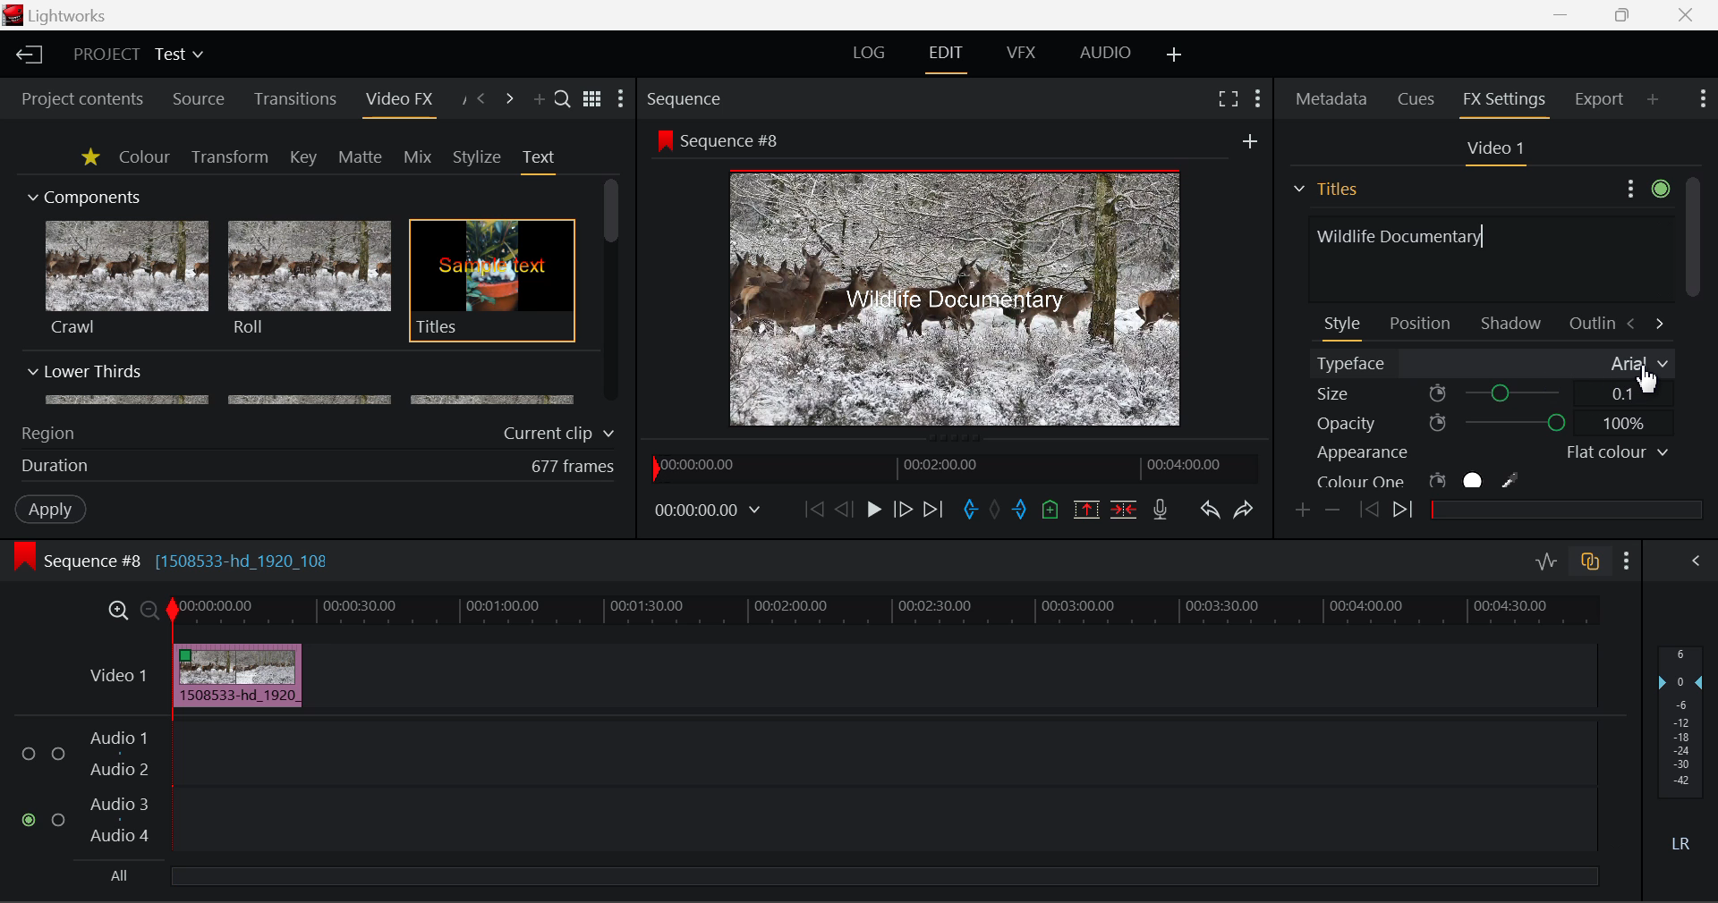 The height and width of the screenshot is (903, 1718). I want to click on Cues, so click(1418, 99).